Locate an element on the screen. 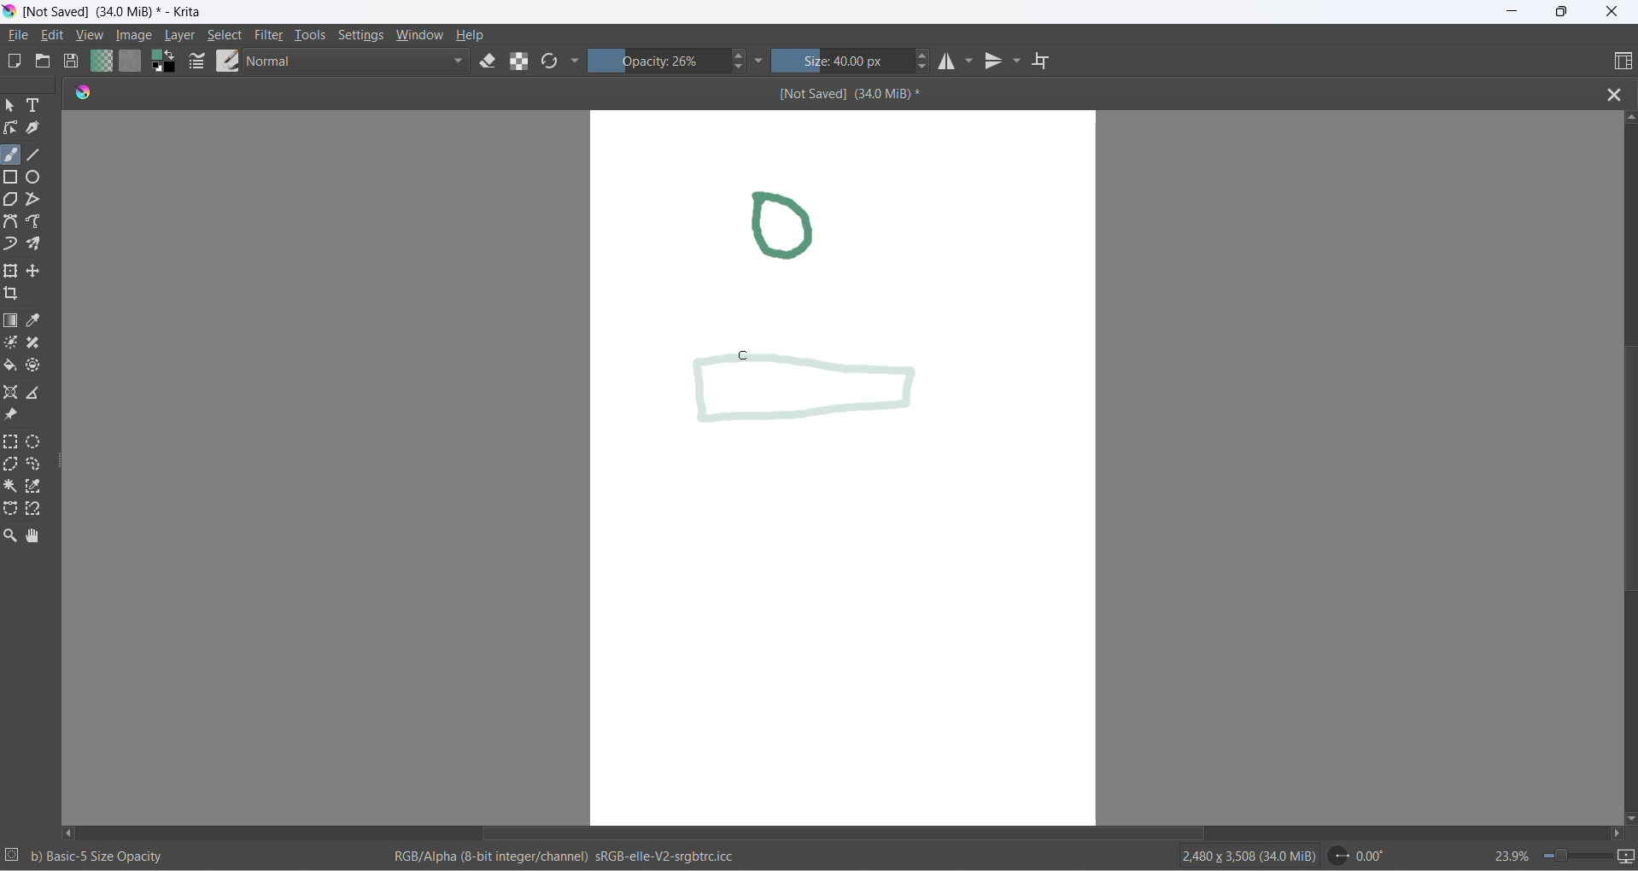 This screenshot has width=1638, height=871. increase opacity button is located at coordinates (740, 54).